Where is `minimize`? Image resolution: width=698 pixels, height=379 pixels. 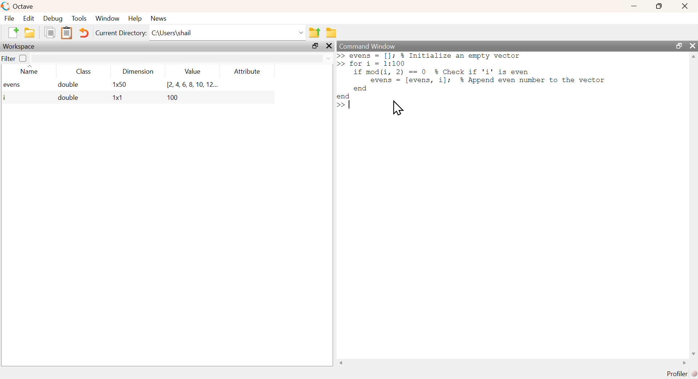
minimize is located at coordinates (633, 7).